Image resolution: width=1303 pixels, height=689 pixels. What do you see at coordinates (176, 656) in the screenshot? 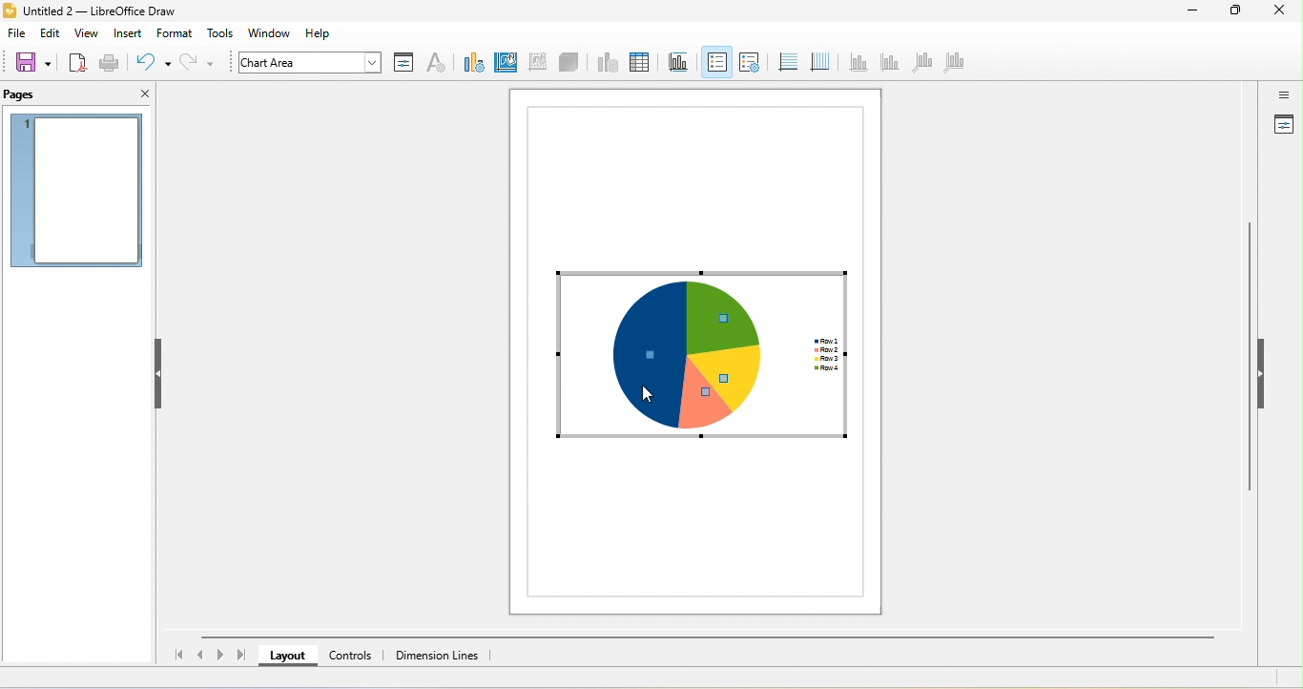
I see `first` at bounding box center [176, 656].